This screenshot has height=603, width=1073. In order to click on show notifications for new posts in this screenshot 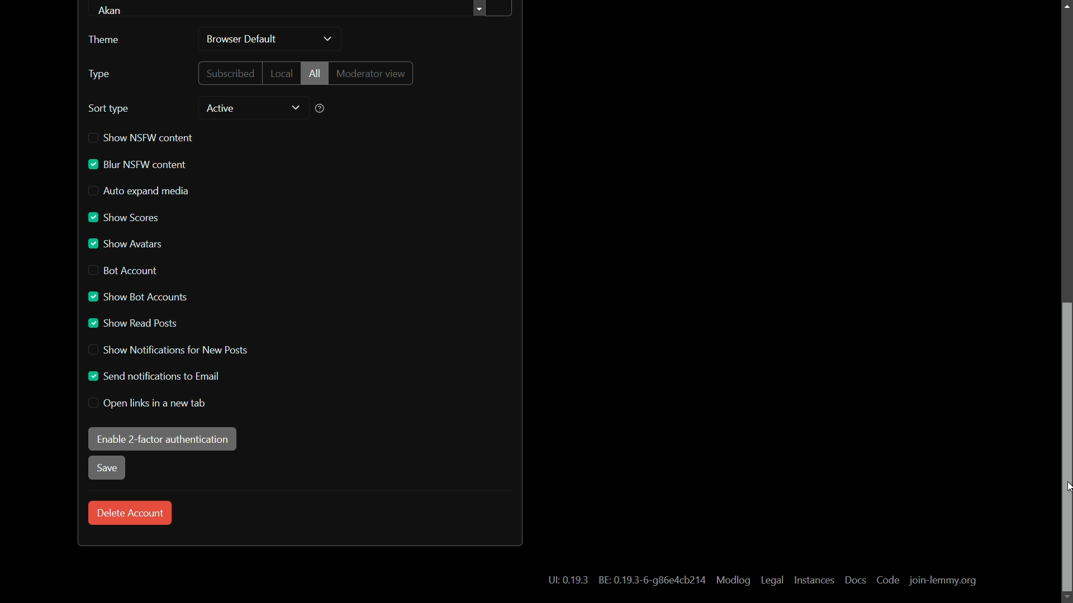, I will do `click(166, 351)`.